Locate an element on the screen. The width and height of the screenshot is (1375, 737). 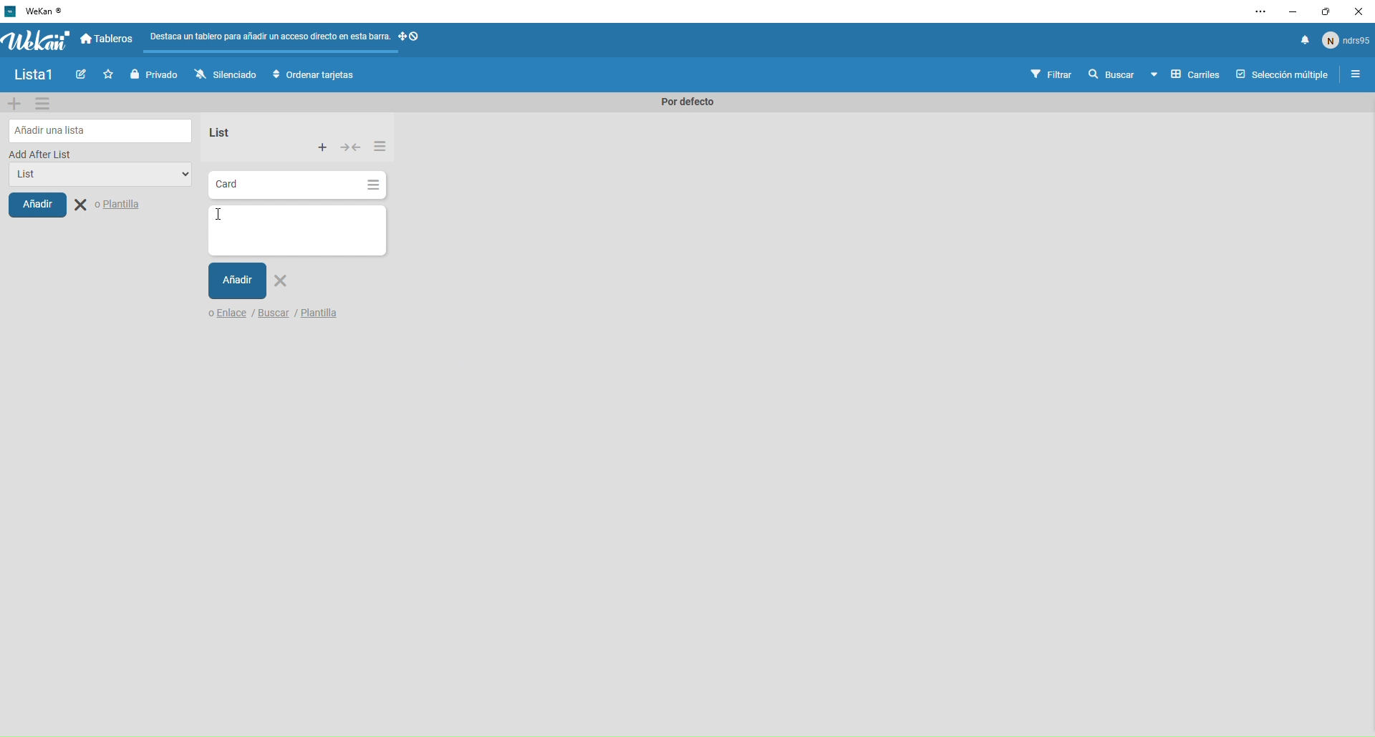
Find is located at coordinates (1110, 74).